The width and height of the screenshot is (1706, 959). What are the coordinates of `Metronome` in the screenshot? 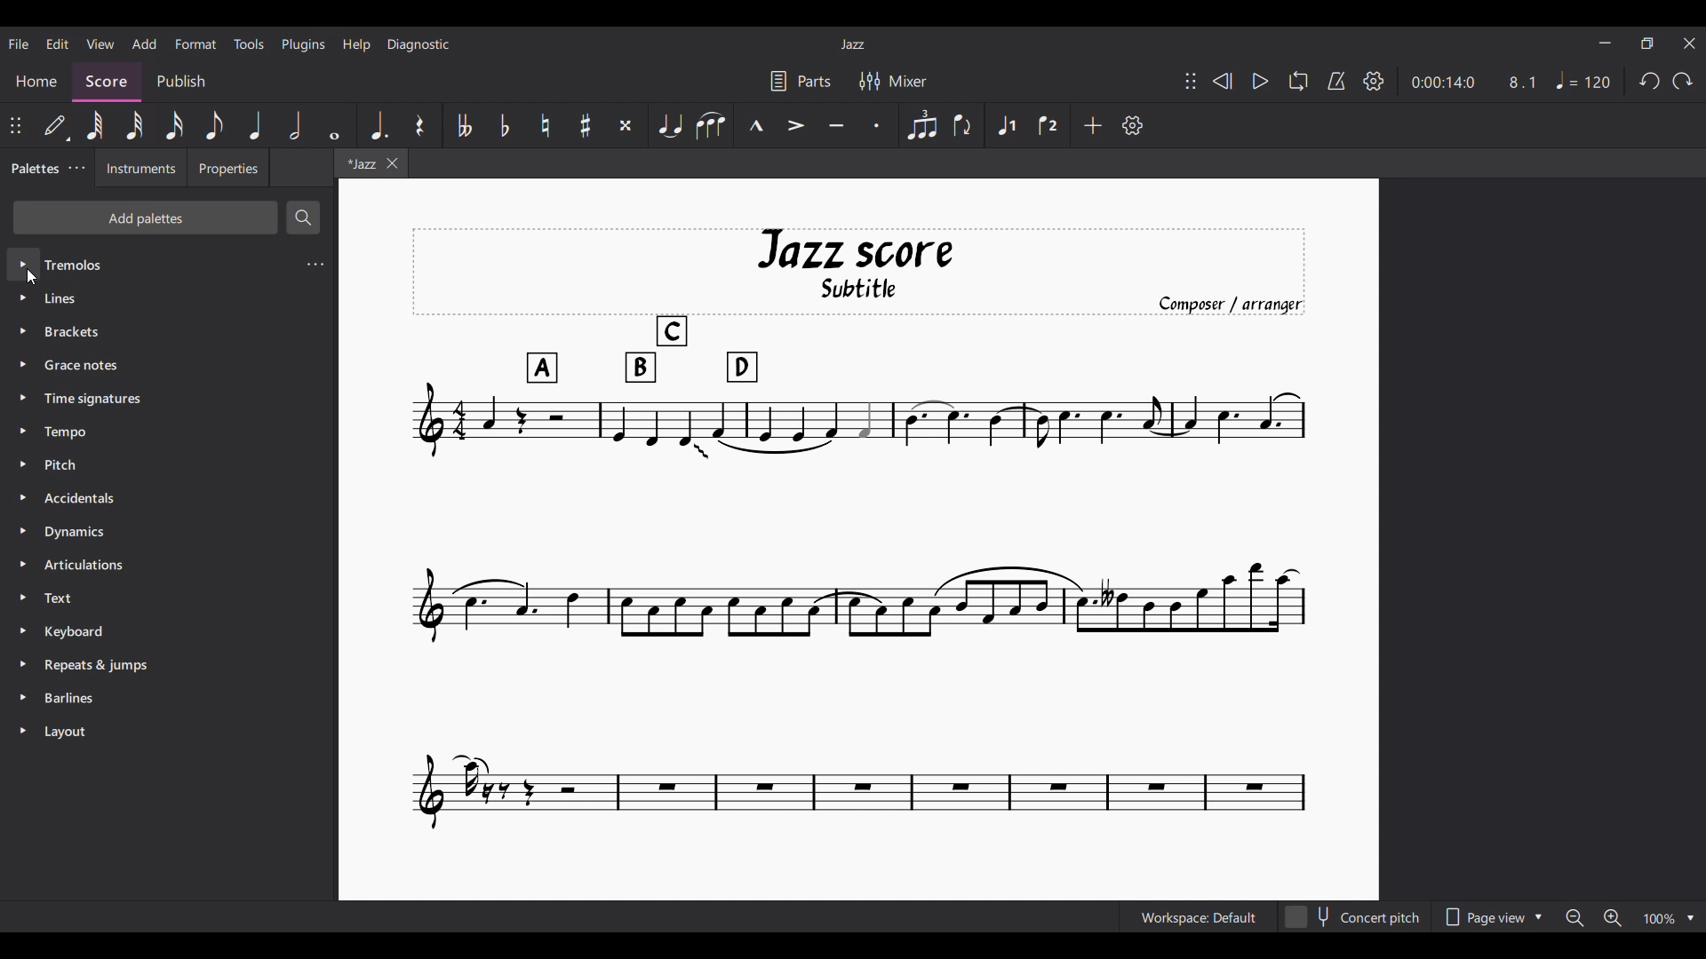 It's located at (1337, 81).